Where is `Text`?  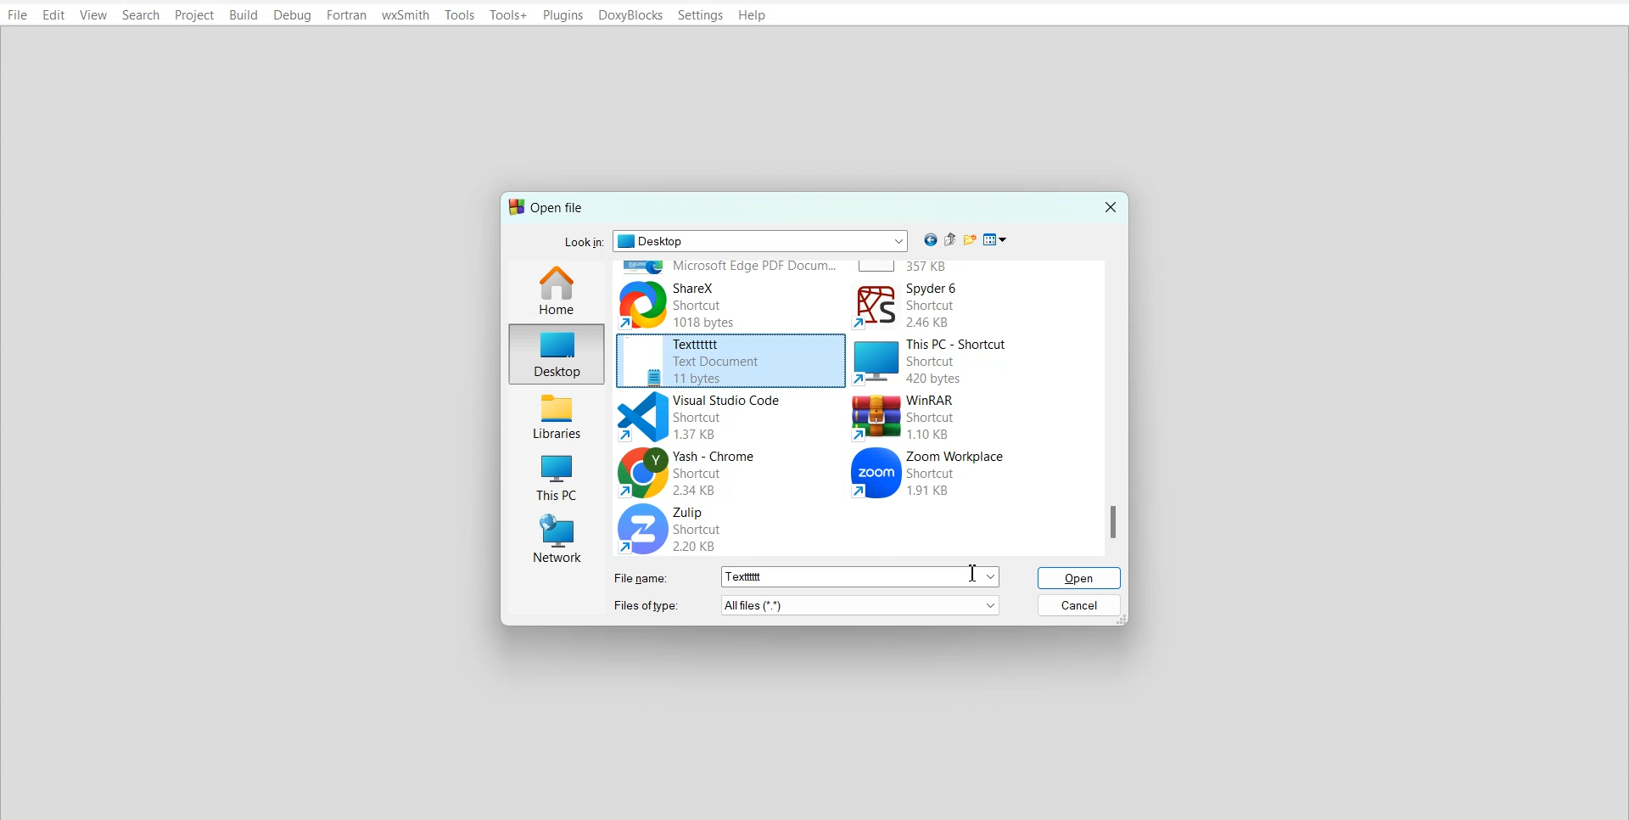
Text is located at coordinates (549, 207).